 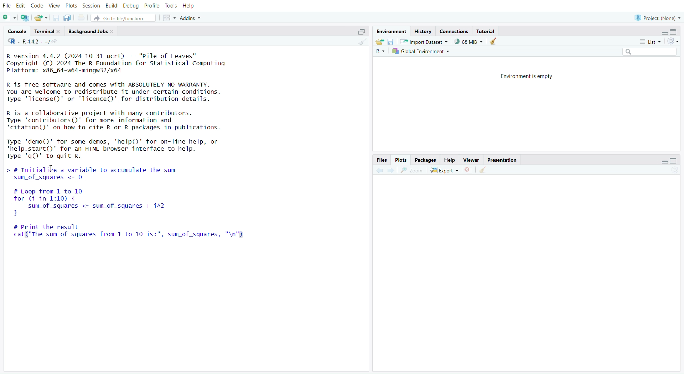 I want to click on file, so click(x=8, y=6).